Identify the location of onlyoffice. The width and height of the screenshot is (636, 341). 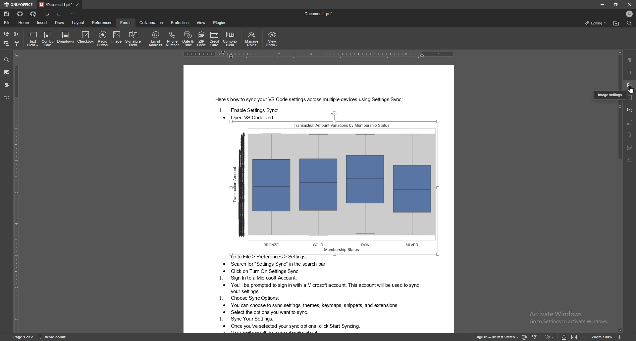
(19, 4).